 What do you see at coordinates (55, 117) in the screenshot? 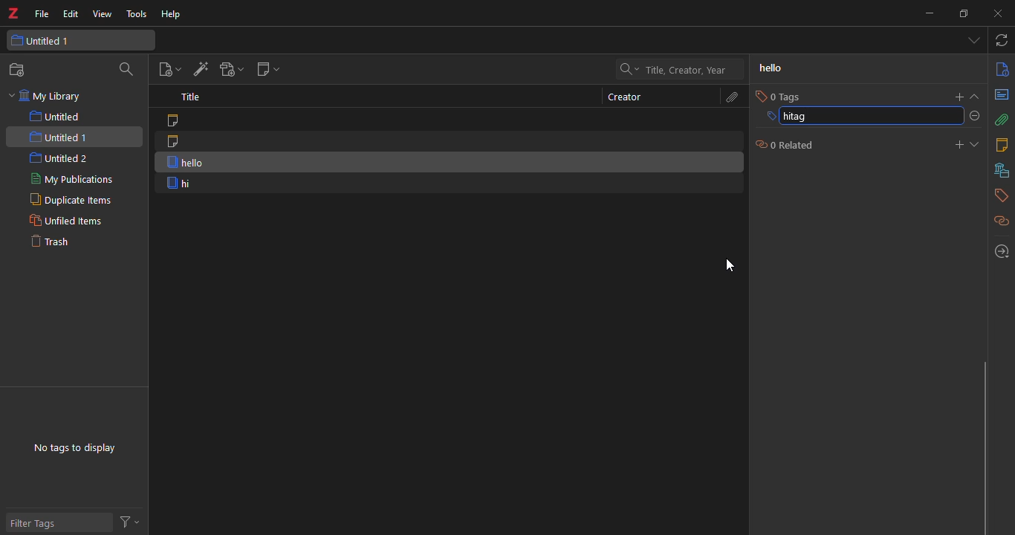
I see `untitled` at bounding box center [55, 117].